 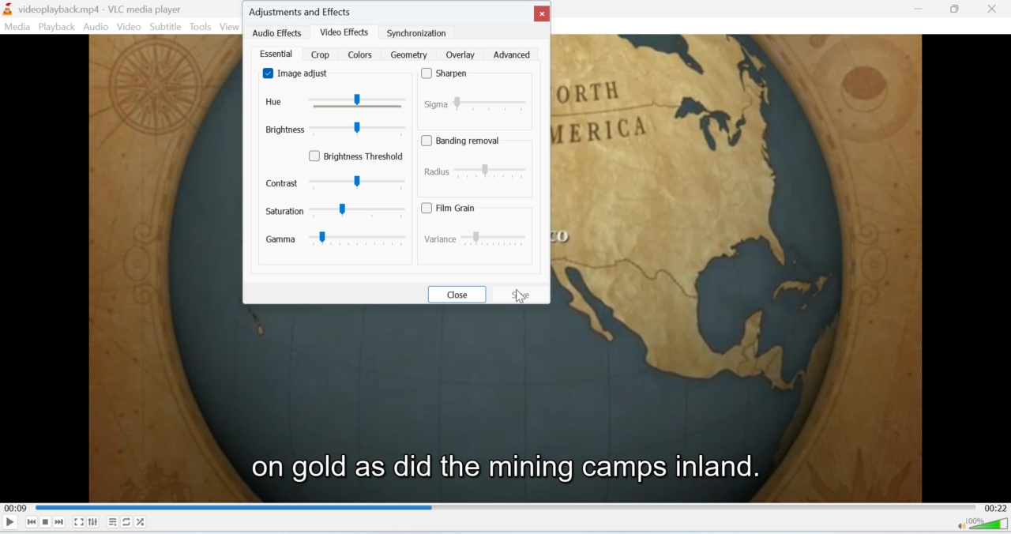 What do you see at coordinates (96, 26) in the screenshot?
I see `Audio` at bounding box center [96, 26].